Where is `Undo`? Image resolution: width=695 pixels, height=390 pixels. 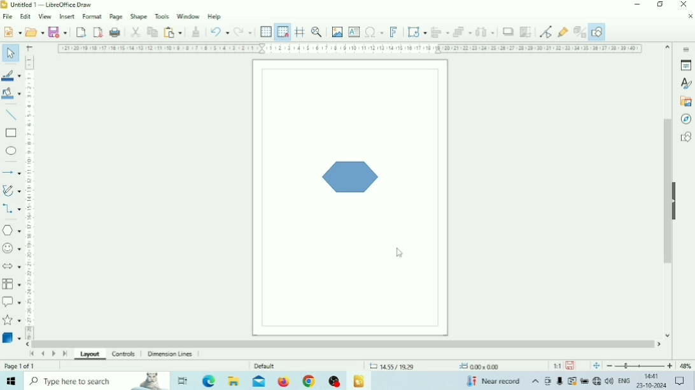
Undo is located at coordinates (220, 32).